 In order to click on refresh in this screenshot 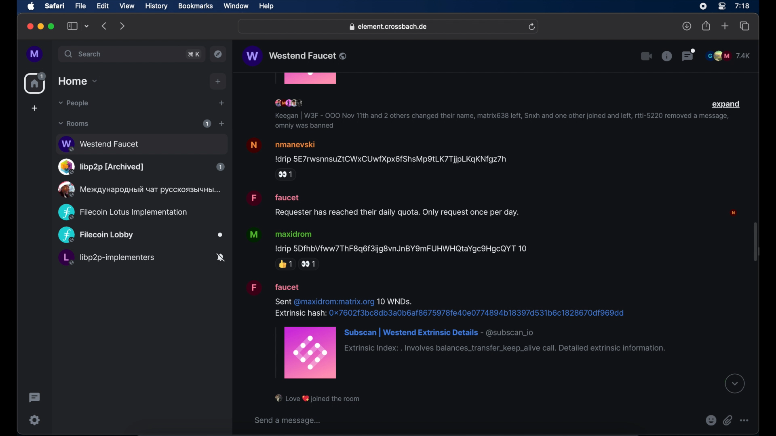, I will do `click(531, 27)`.